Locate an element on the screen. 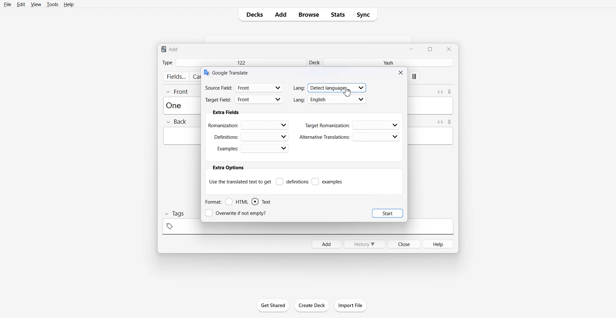 This screenshot has width=616, height=318. HTML is located at coordinates (237, 202).